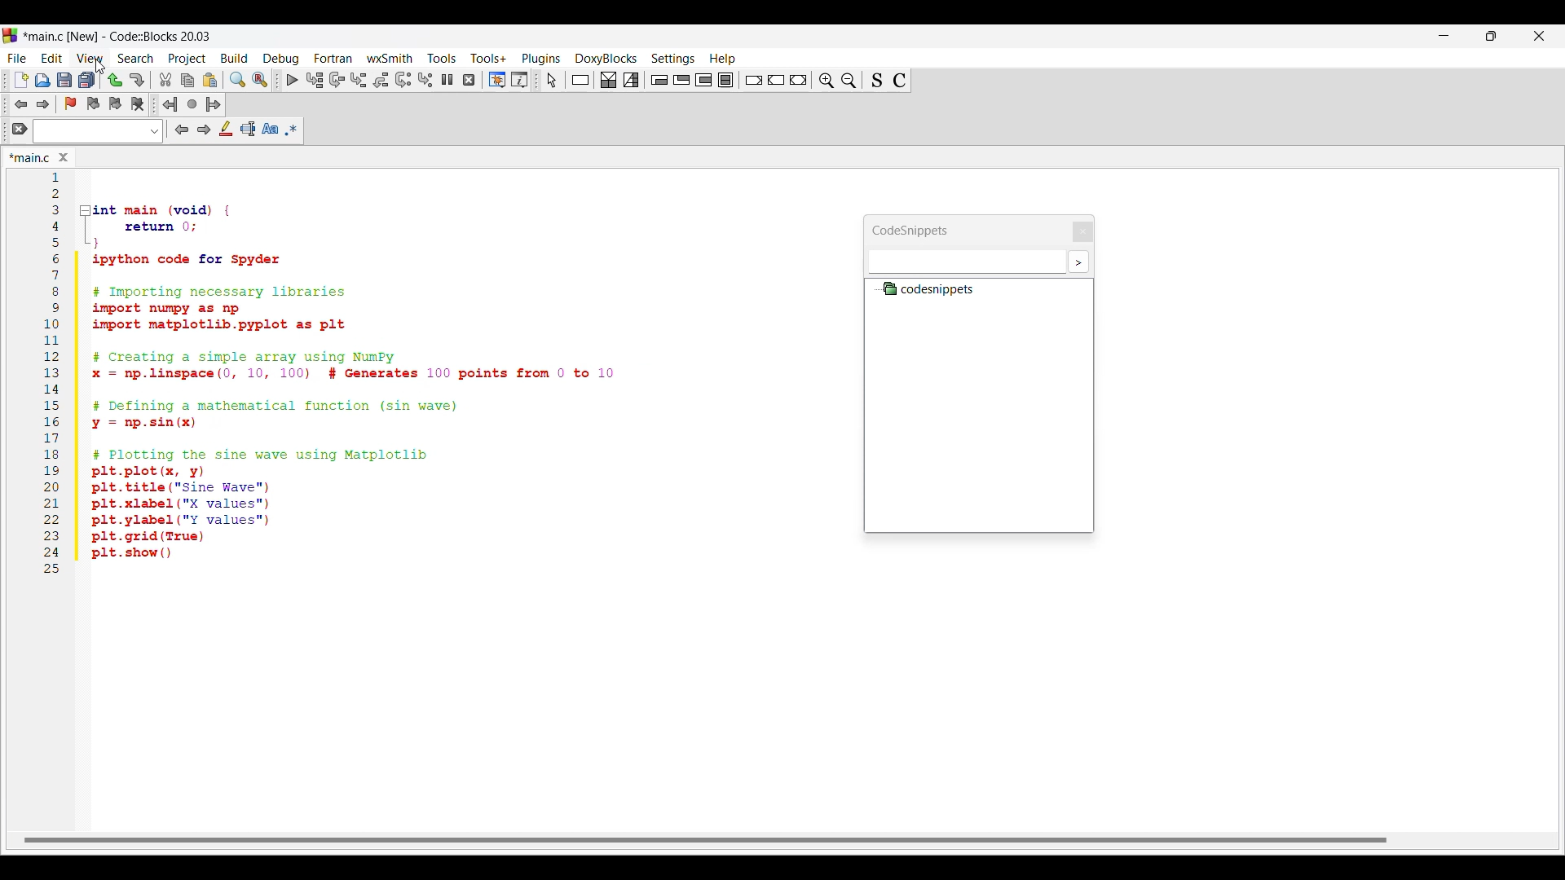  I want to click on Fortran menu, so click(333, 58).